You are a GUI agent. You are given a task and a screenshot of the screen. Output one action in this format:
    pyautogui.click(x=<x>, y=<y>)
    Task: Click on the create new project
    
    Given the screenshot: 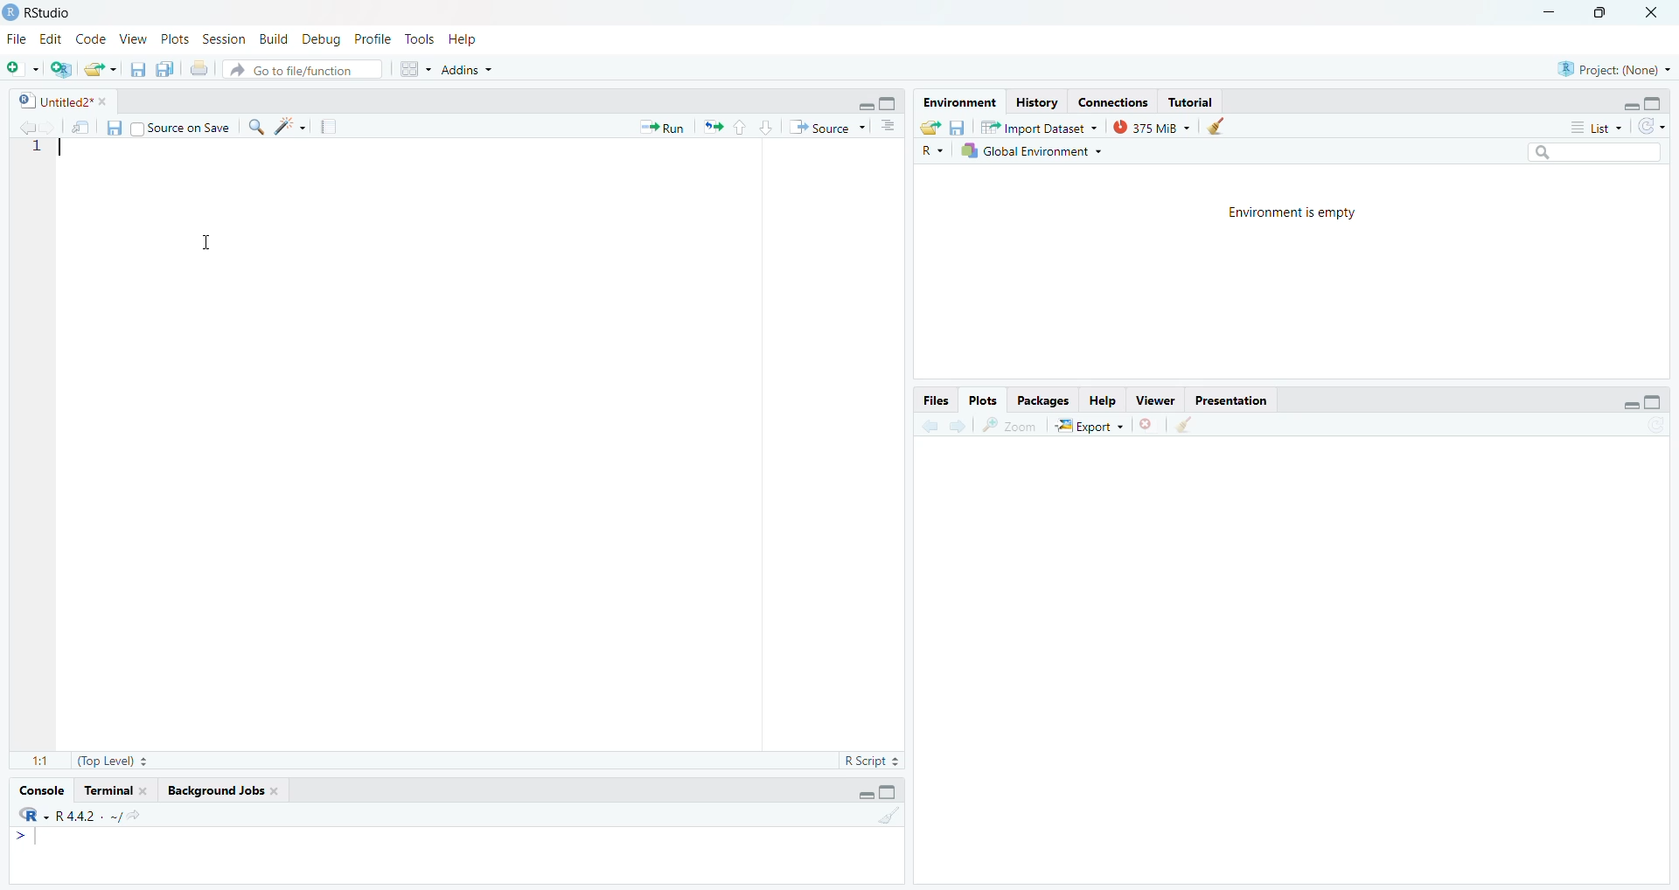 What is the action you would take?
    pyautogui.click(x=60, y=71)
    